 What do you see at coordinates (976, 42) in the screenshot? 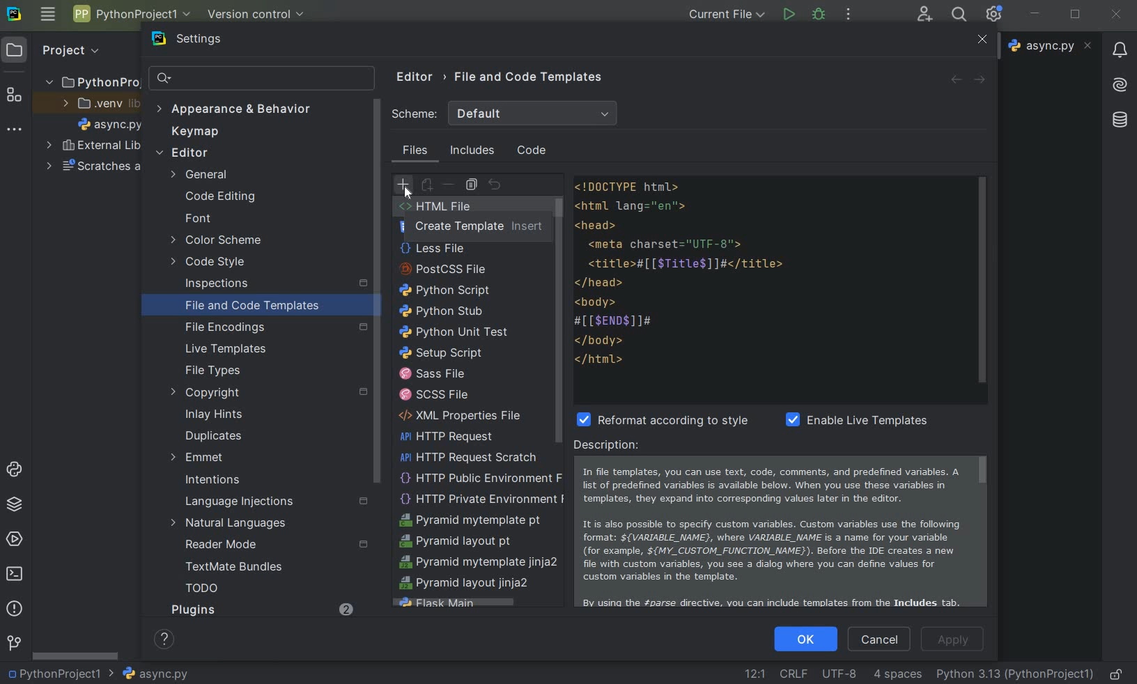
I see `close` at bounding box center [976, 42].